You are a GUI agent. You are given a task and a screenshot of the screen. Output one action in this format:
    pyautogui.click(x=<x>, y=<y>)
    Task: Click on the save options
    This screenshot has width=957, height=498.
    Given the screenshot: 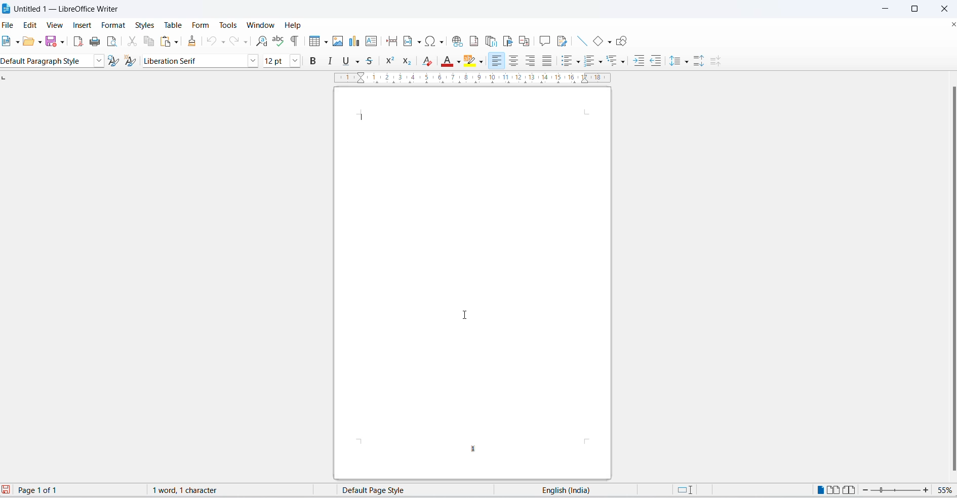 What is the action you would take?
    pyautogui.click(x=63, y=43)
    